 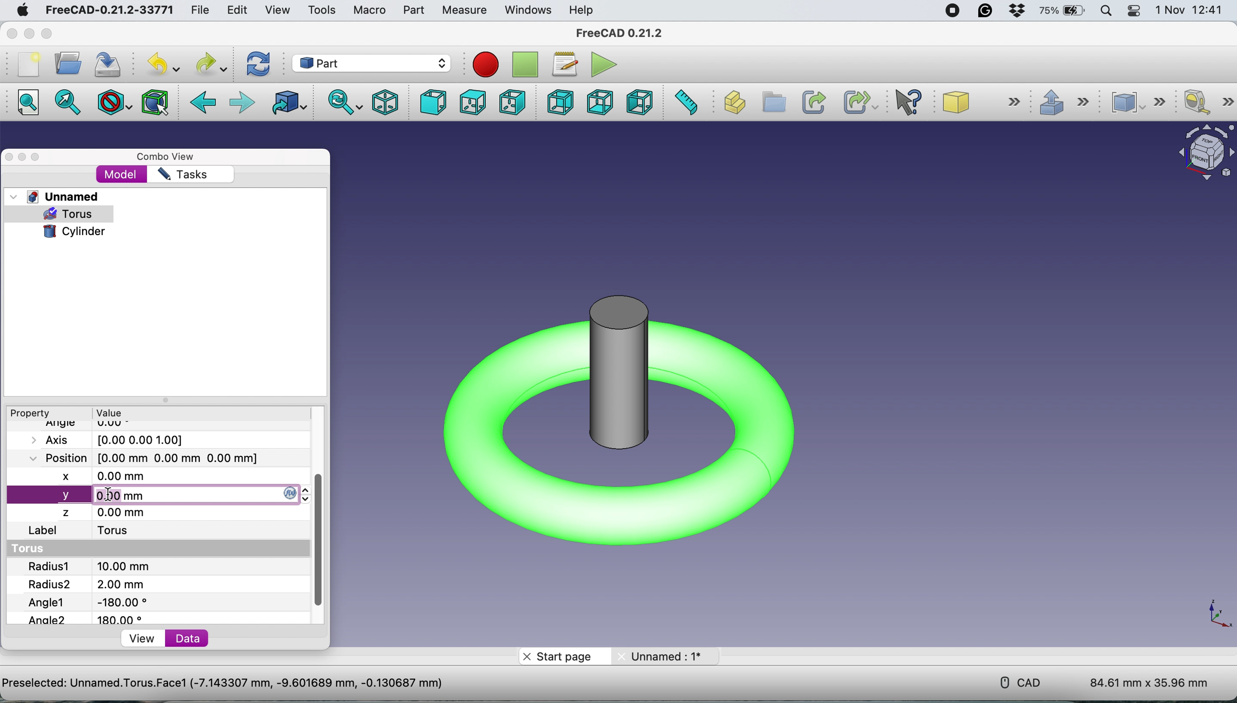 What do you see at coordinates (529, 10) in the screenshot?
I see `windows` at bounding box center [529, 10].